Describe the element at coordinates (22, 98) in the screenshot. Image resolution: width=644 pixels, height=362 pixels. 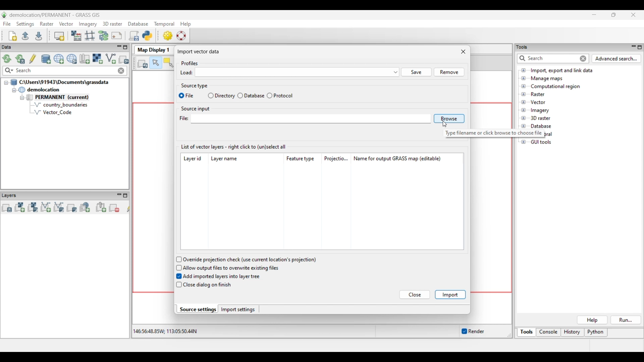
I see `Collapse permanent files view` at that location.